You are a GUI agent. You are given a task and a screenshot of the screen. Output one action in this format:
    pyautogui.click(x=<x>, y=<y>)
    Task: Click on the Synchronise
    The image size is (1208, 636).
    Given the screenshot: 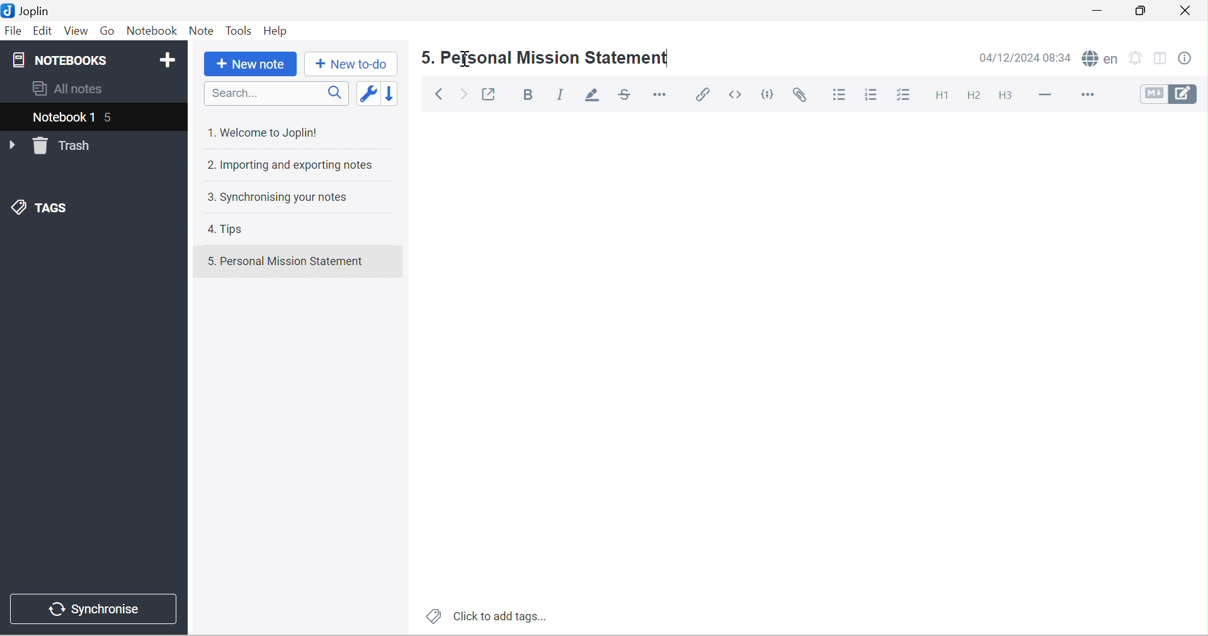 What is the action you would take?
    pyautogui.click(x=93, y=609)
    